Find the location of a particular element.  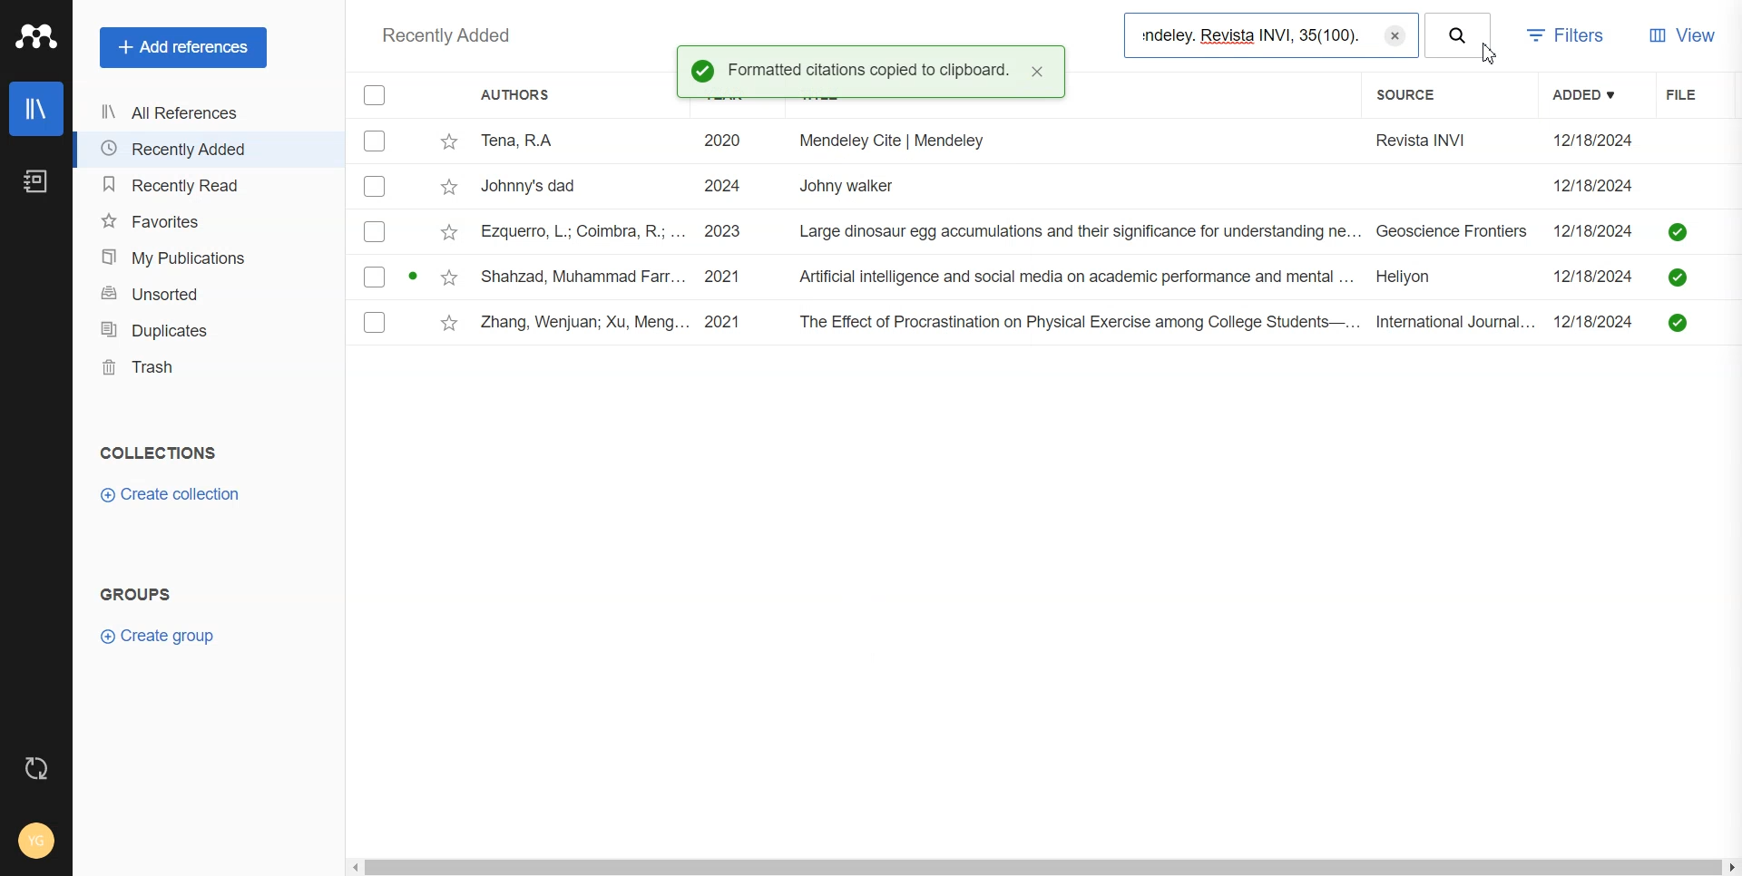

Checkbox is located at coordinates (374, 277).